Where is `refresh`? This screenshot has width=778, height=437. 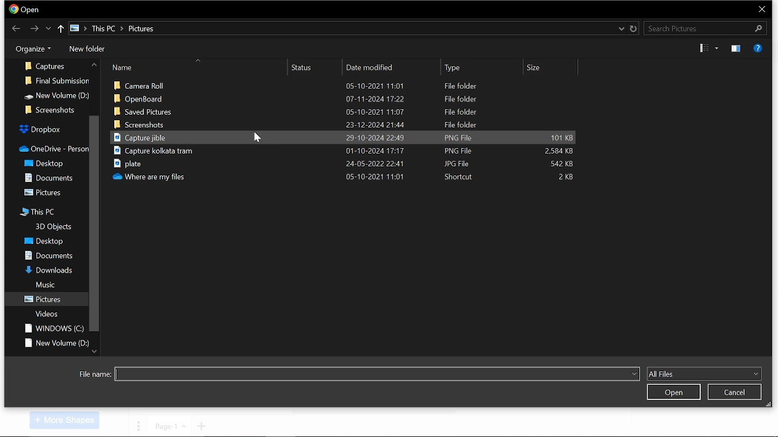 refresh is located at coordinates (633, 28).